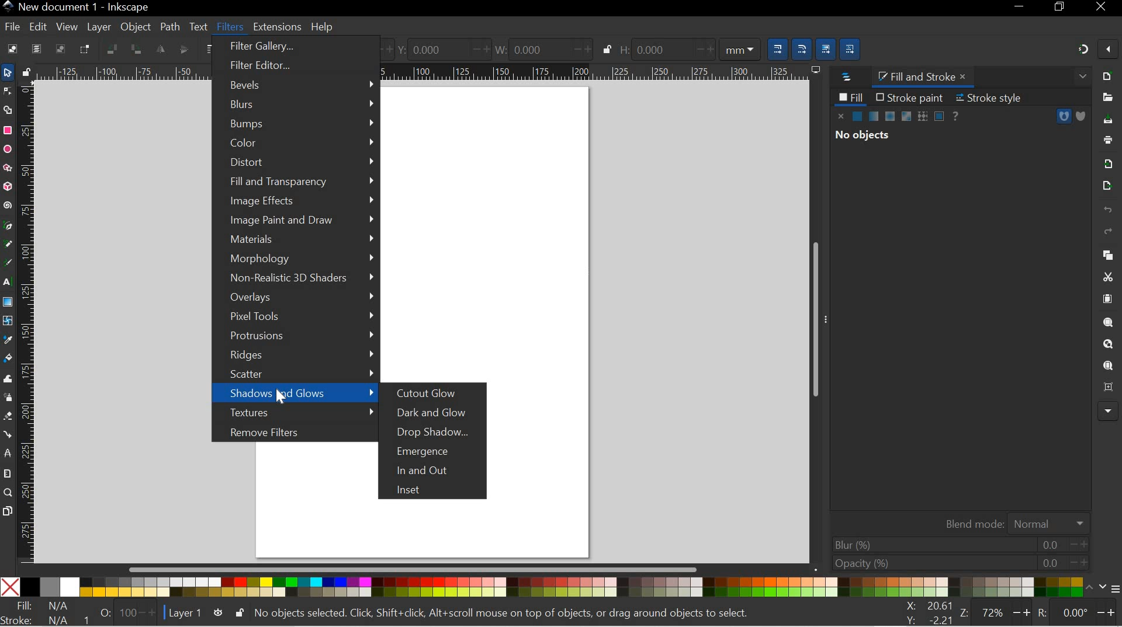 Image resolution: width=1122 pixels, height=627 pixels. Describe the element at coordinates (925, 76) in the screenshot. I see `FILL AND STROKE` at that location.